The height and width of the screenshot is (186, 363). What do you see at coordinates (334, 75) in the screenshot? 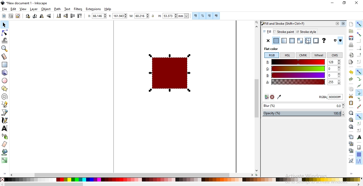
I see `B50` at bounding box center [334, 75].